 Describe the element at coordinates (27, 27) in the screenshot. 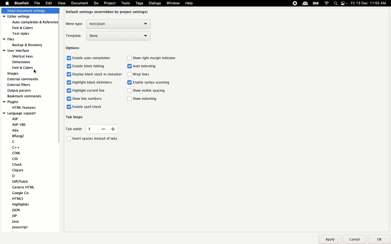

I see `fonts & colors` at that location.